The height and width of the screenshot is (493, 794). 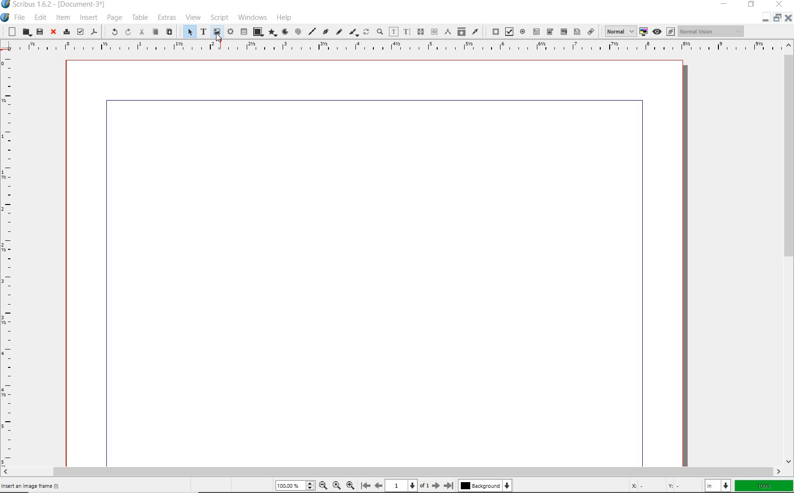 What do you see at coordinates (643, 31) in the screenshot?
I see `toggle color` at bounding box center [643, 31].